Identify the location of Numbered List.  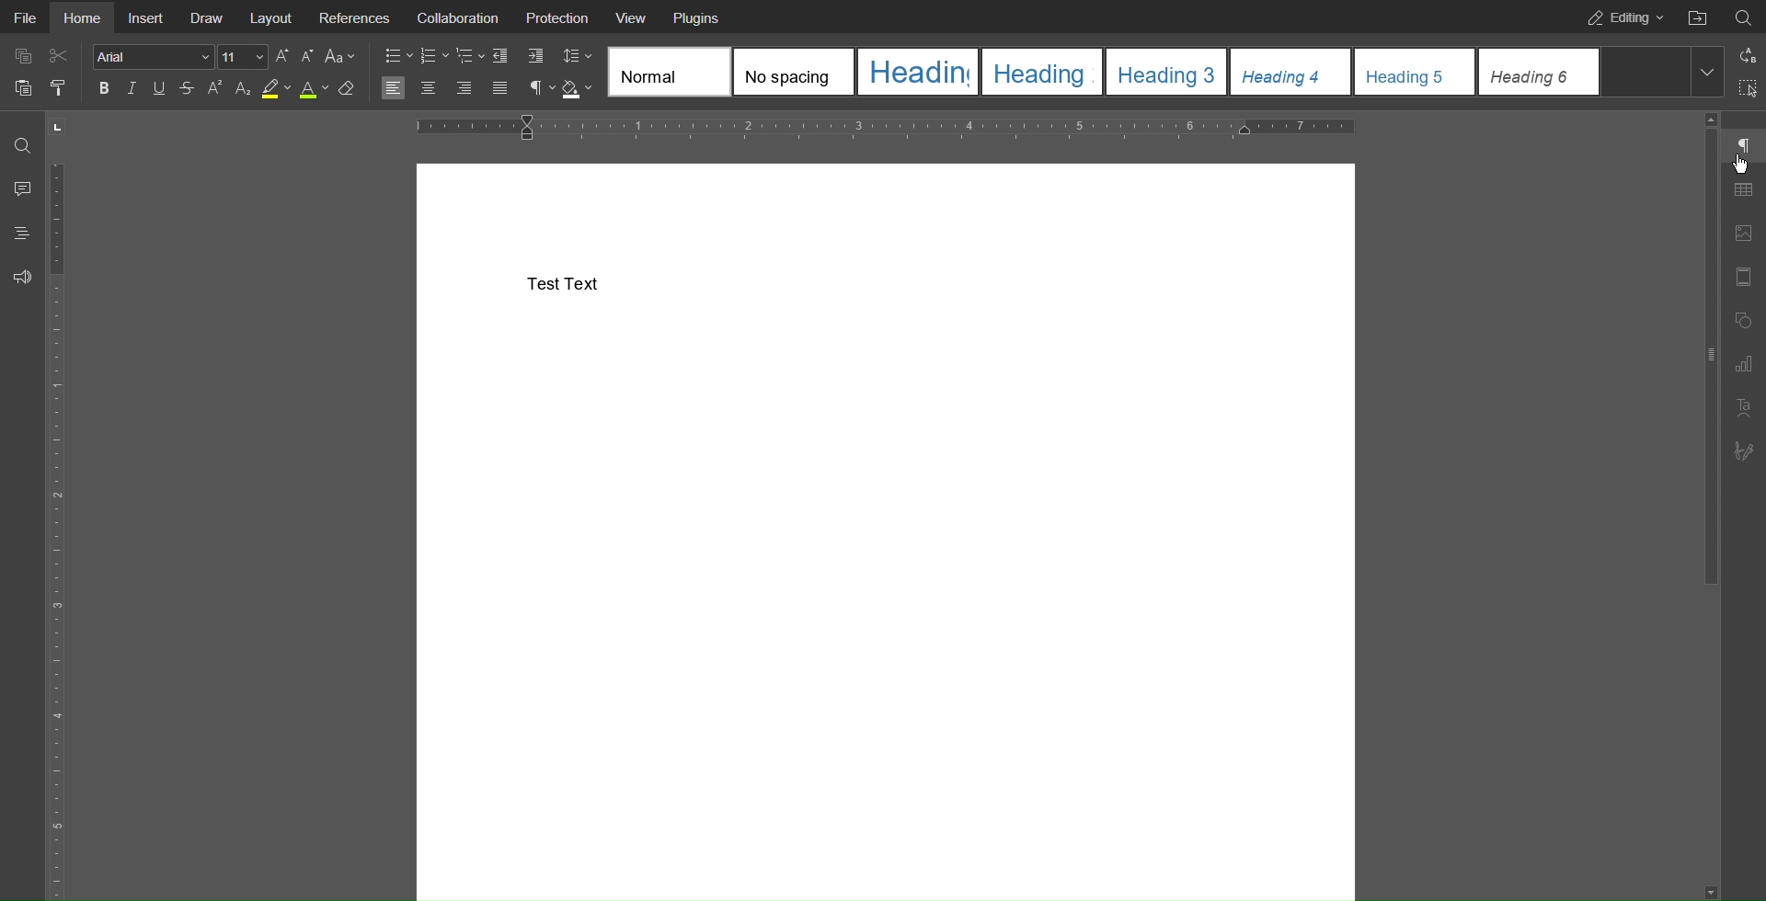
(433, 57).